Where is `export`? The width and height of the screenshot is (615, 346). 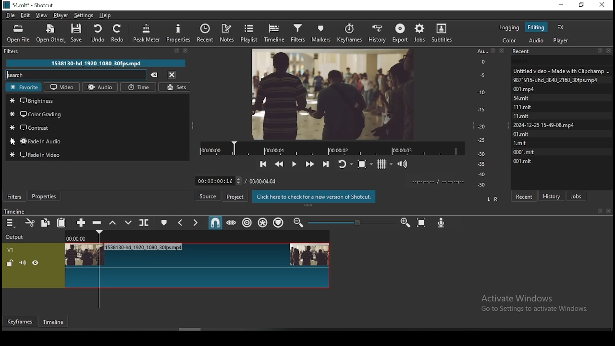
export is located at coordinates (401, 32).